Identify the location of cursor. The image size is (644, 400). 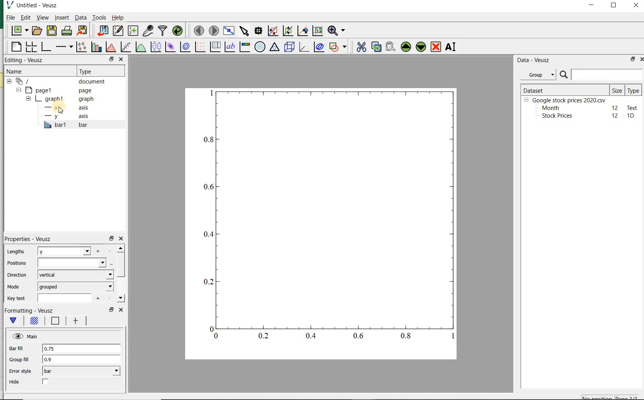
(61, 23).